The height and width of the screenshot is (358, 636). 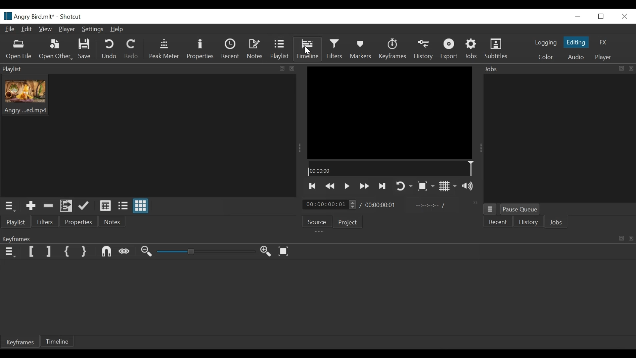 What do you see at coordinates (20, 50) in the screenshot?
I see `Open Other File` at bounding box center [20, 50].